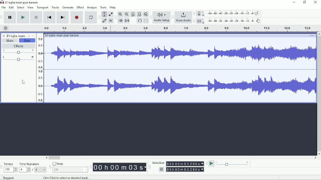  Describe the element at coordinates (116, 17) in the screenshot. I see `Audacity edit toolbar` at that location.